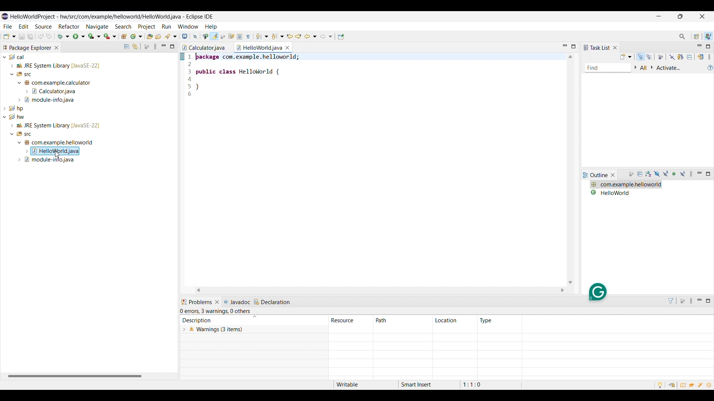  I want to click on File, so click(8, 26).